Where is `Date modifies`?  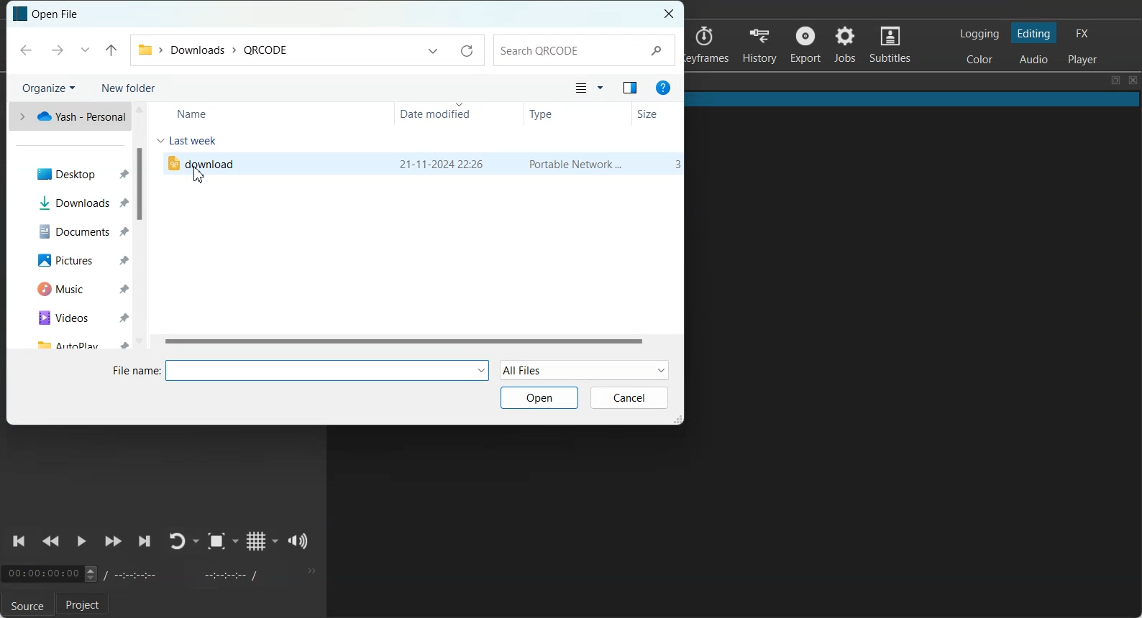 Date modifies is located at coordinates (442, 113).